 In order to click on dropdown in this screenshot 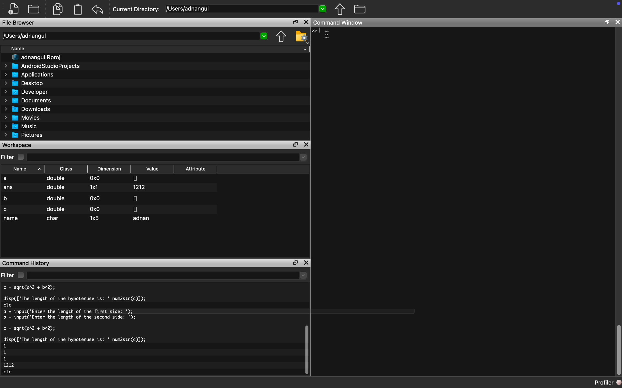, I will do `click(305, 48)`.